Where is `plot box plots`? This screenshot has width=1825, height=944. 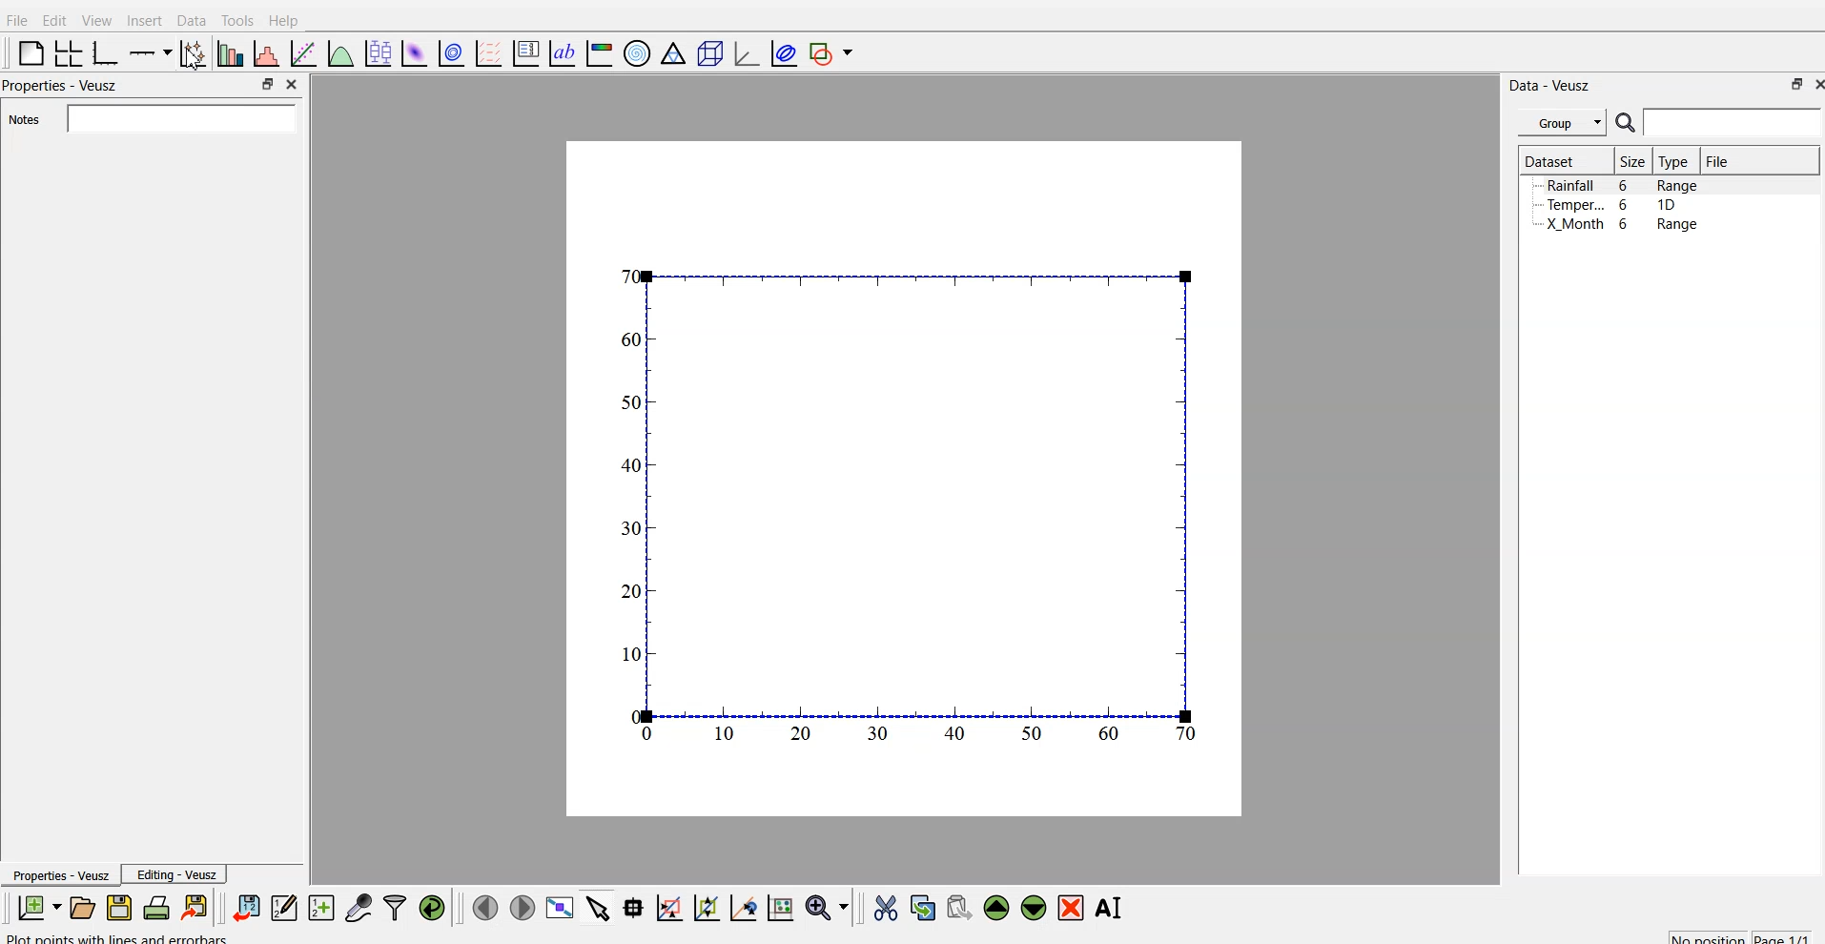 plot box plots is located at coordinates (378, 51).